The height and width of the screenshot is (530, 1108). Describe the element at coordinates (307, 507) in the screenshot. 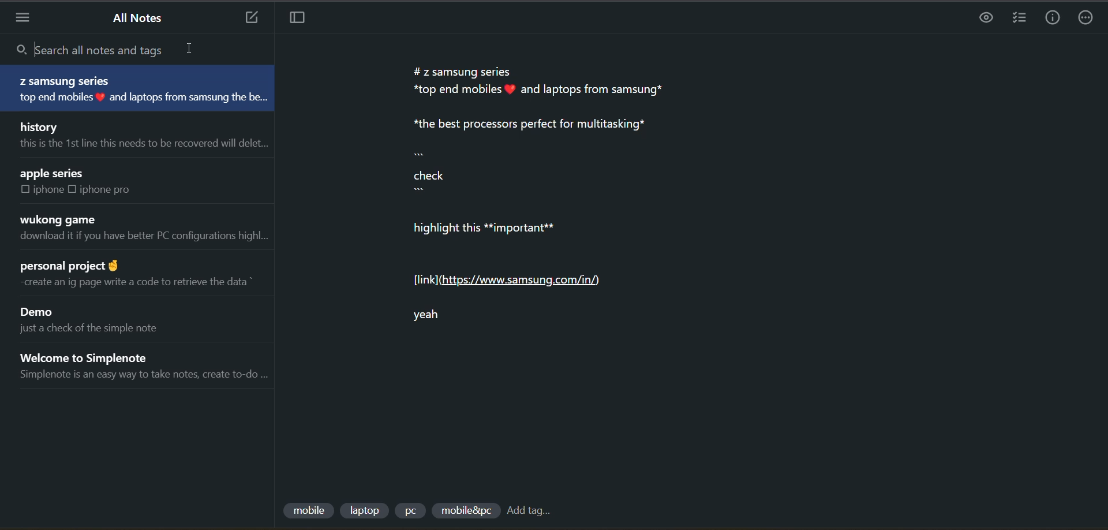

I see `mobile` at that location.